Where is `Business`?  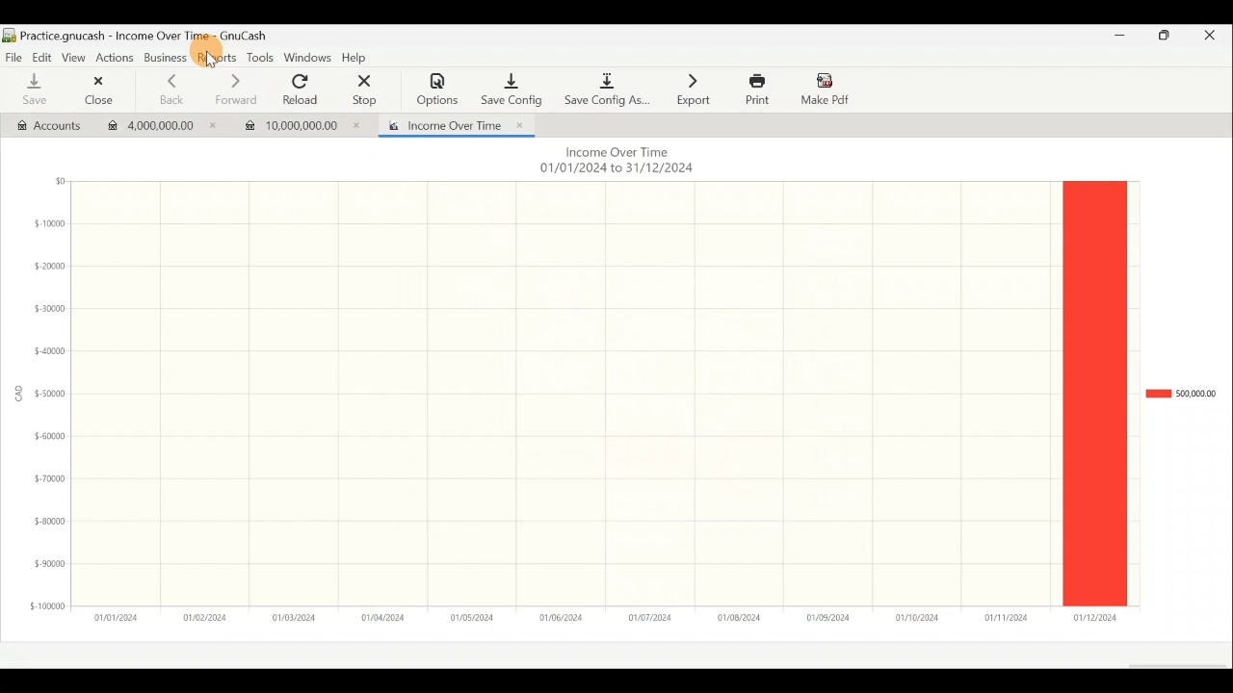 Business is located at coordinates (166, 59).